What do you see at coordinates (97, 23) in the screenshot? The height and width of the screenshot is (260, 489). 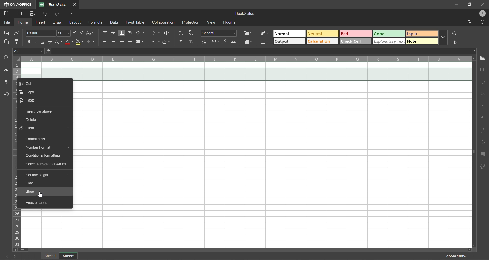 I see `formula` at bounding box center [97, 23].